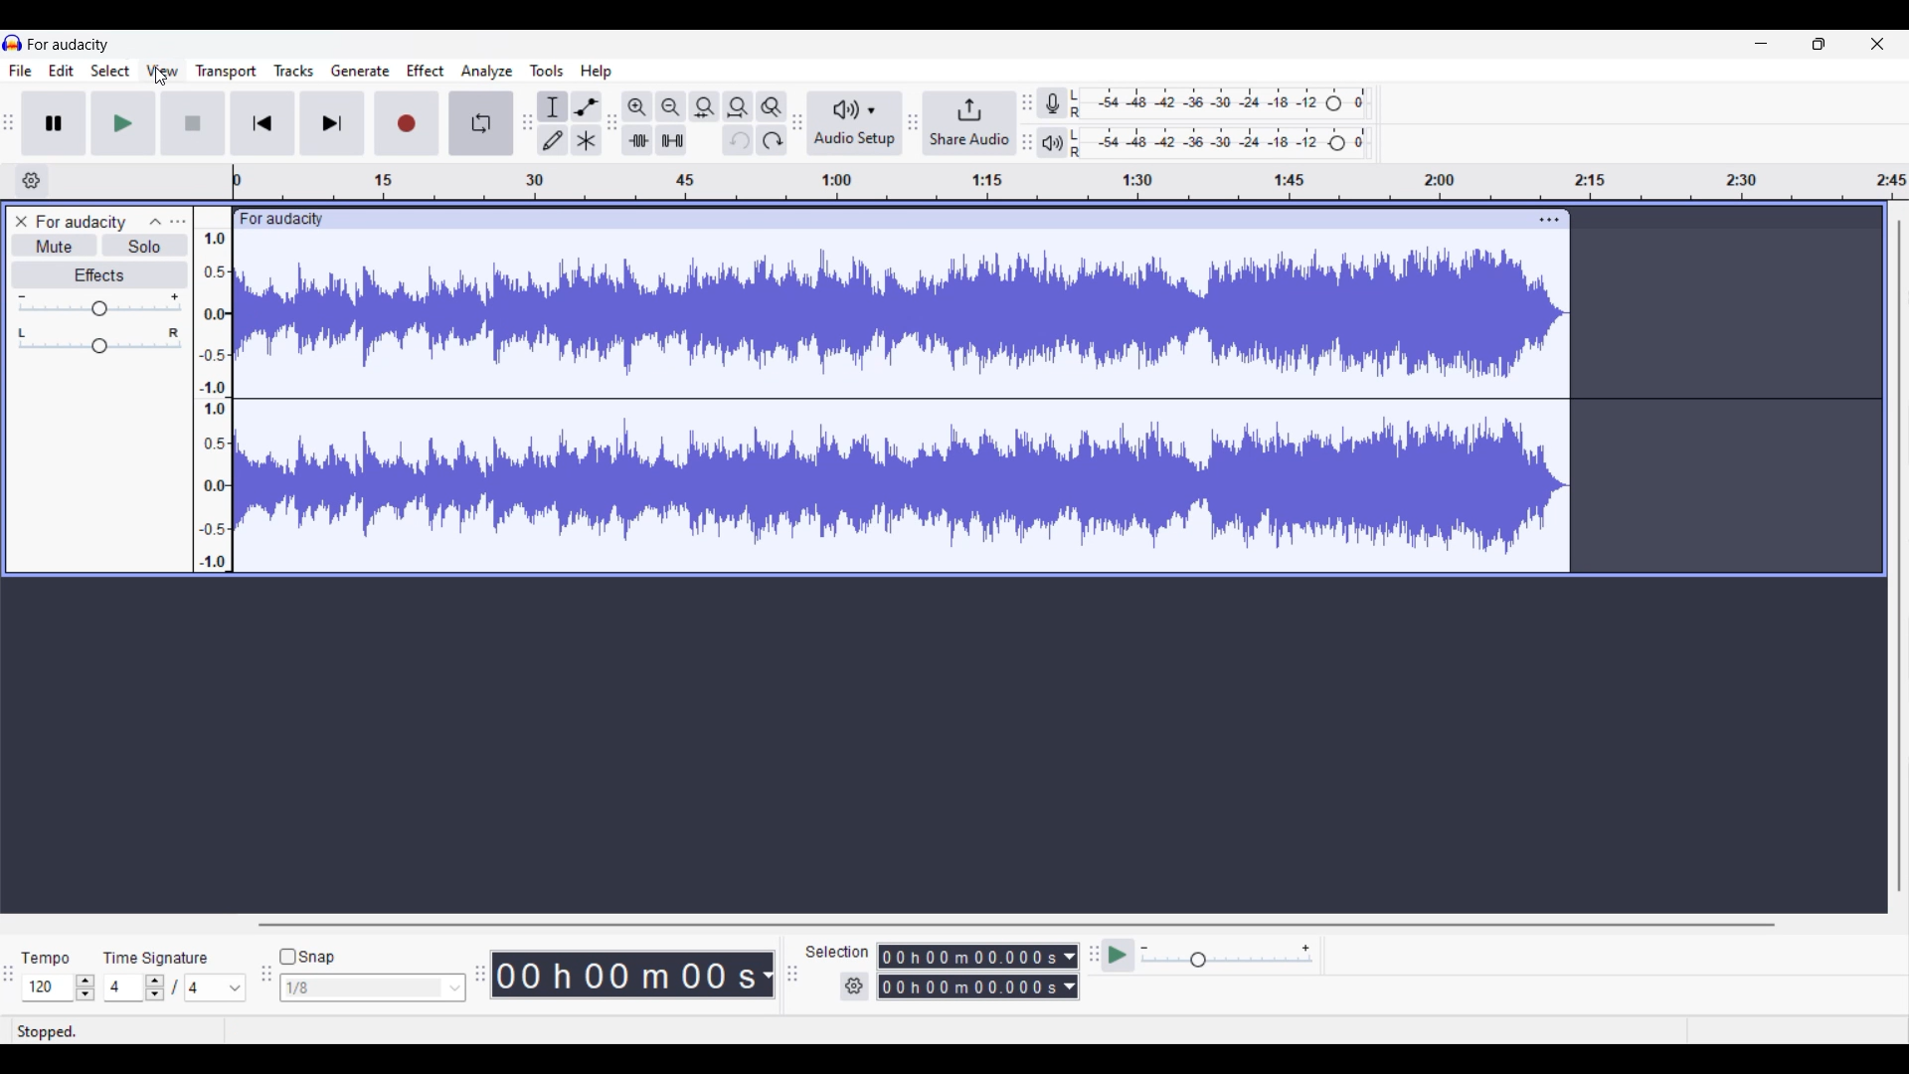  I want to click on Enable looping, so click(481, 123).